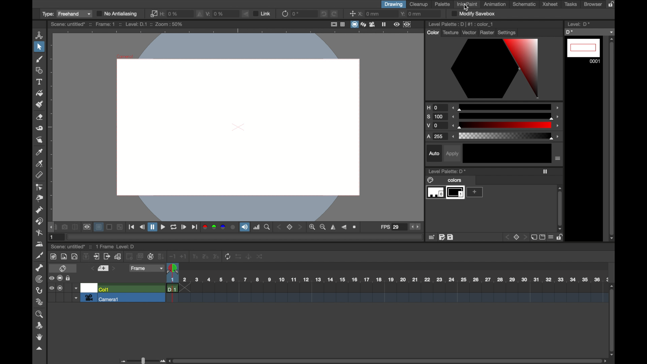 The width and height of the screenshot is (647, 364). What do you see at coordinates (436, 108) in the screenshot?
I see `H: 0` at bounding box center [436, 108].